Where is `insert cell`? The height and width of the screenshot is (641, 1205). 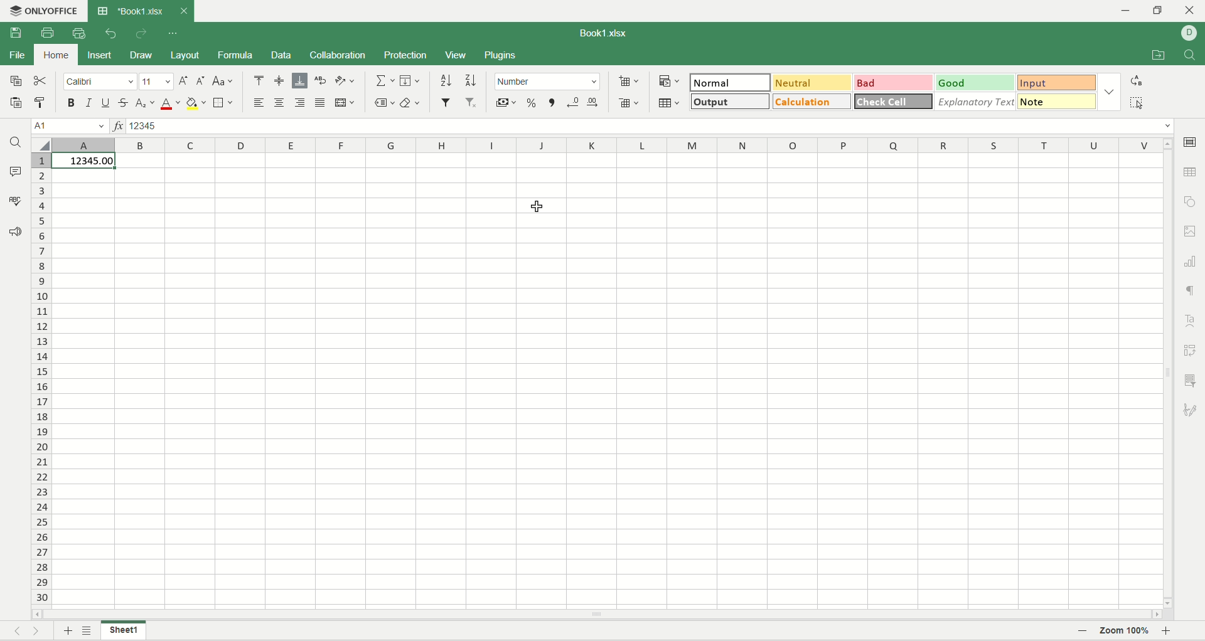 insert cell is located at coordinates (629, 82).